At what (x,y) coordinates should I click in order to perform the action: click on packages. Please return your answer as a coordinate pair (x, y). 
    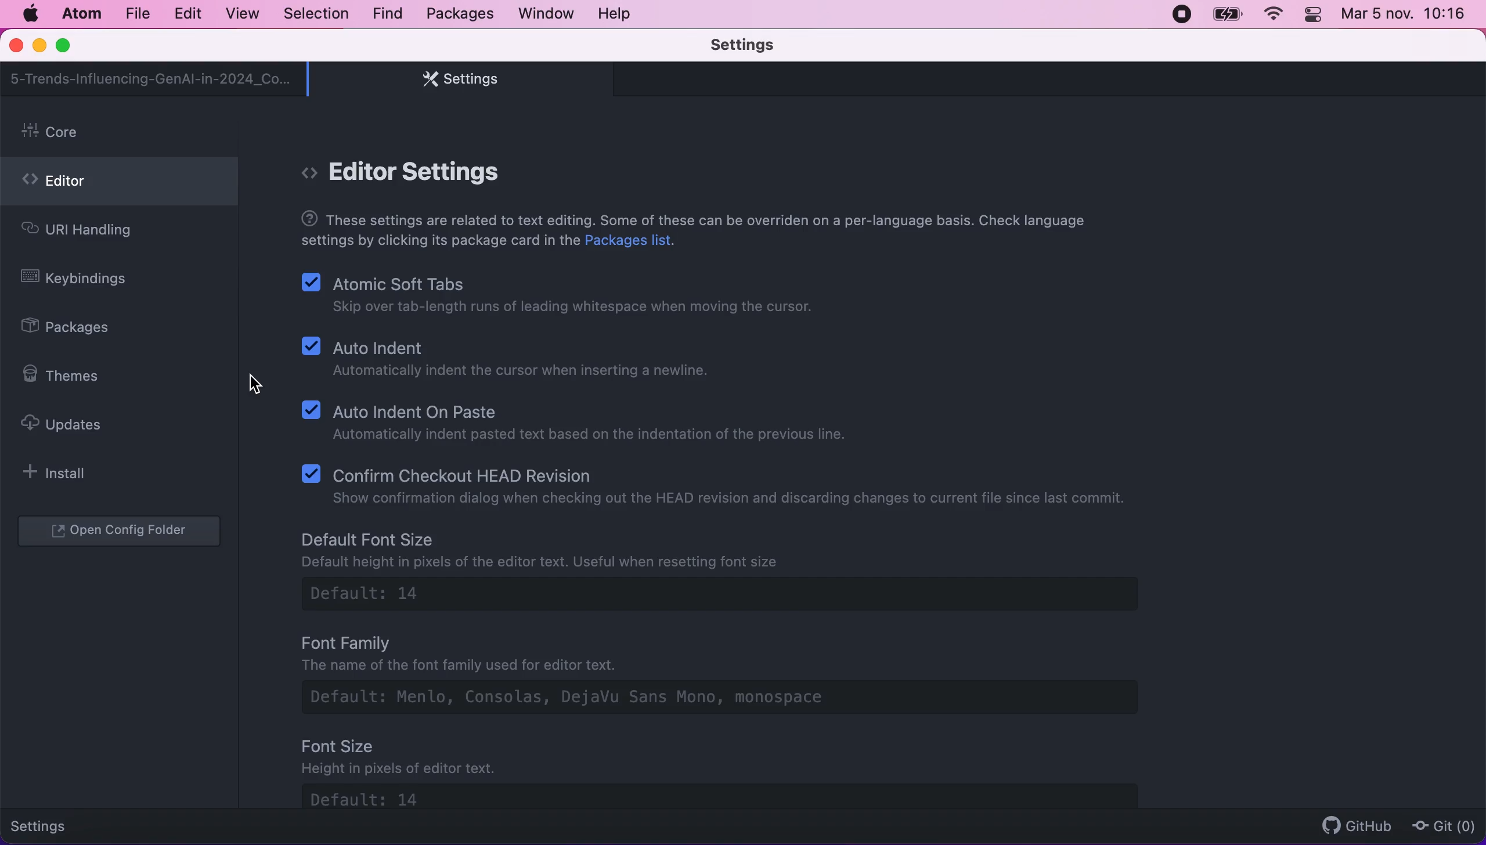
    Looking at the image, I should click on (458, 14).